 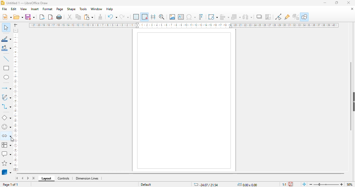 What do you see at coordinates (4, 9) in the screenshot?
I see `file` at bounding box center [4, 9].